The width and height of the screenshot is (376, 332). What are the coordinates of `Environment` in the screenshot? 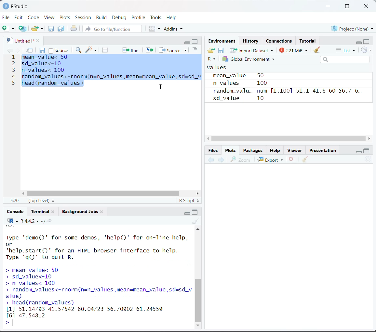 It's located at (223, 41).